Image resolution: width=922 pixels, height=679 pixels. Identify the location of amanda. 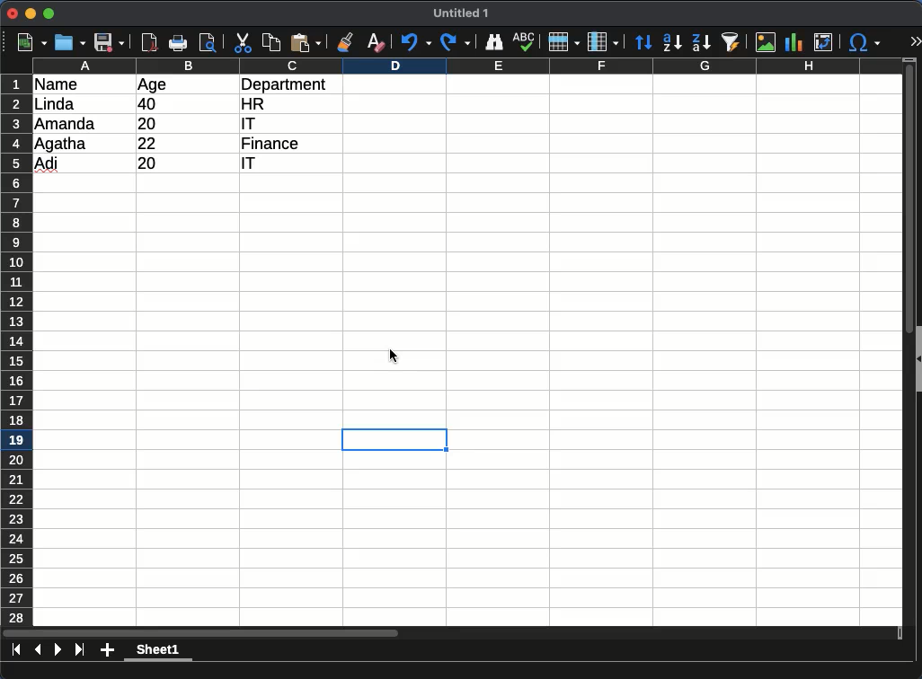
(66, 123).